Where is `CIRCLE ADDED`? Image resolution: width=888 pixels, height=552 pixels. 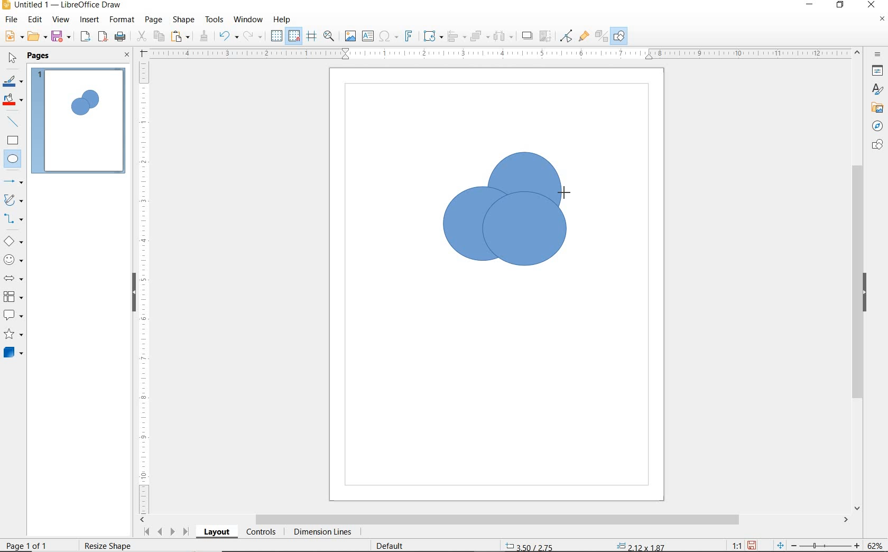
CIRCLE ADDED is located at coordinates (91, 100).